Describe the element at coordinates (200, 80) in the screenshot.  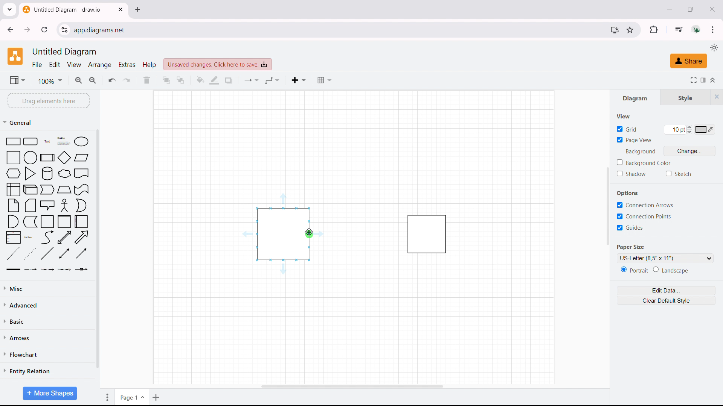
I see `fill color` at that location.